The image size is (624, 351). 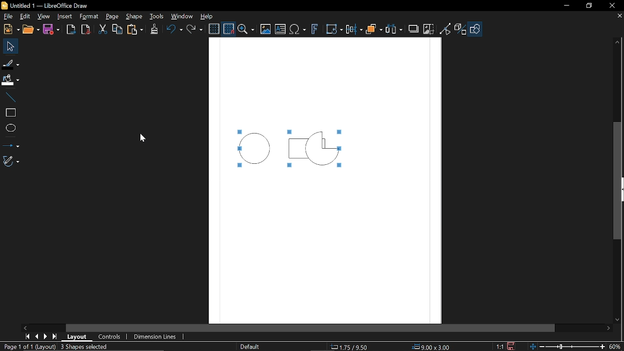 I want to click on Tiny square marked around the selected objects, so click(x=239, y=130).